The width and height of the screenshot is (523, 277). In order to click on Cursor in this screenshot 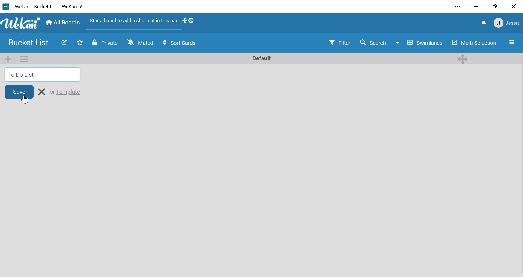, I will do `click(26, 99)`.